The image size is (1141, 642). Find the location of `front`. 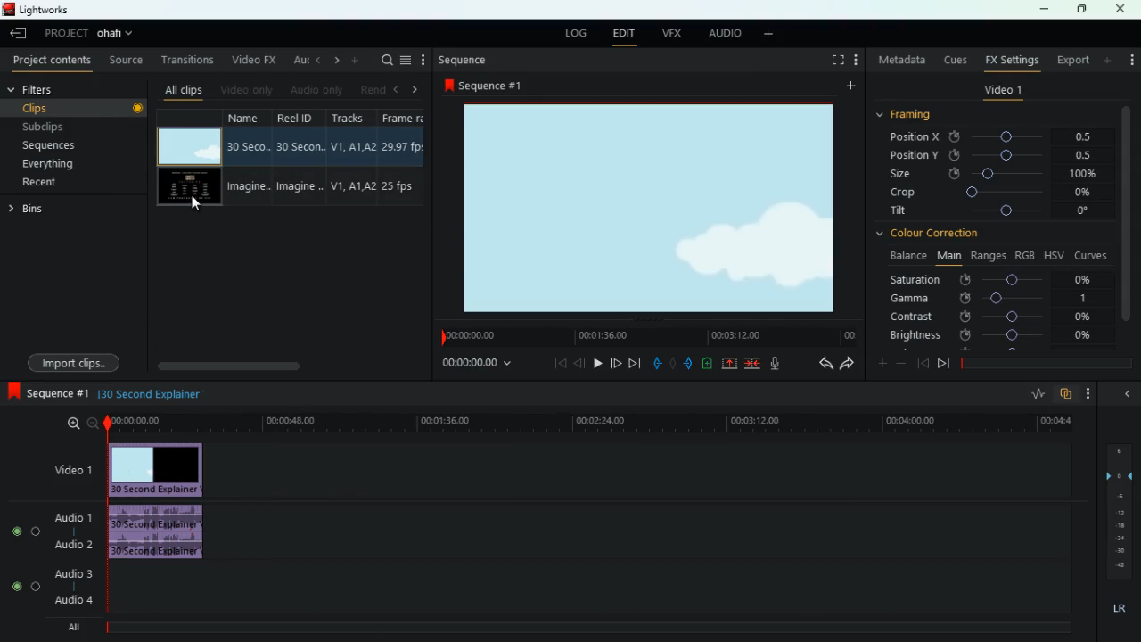

front is located at coordinates (614, 361).